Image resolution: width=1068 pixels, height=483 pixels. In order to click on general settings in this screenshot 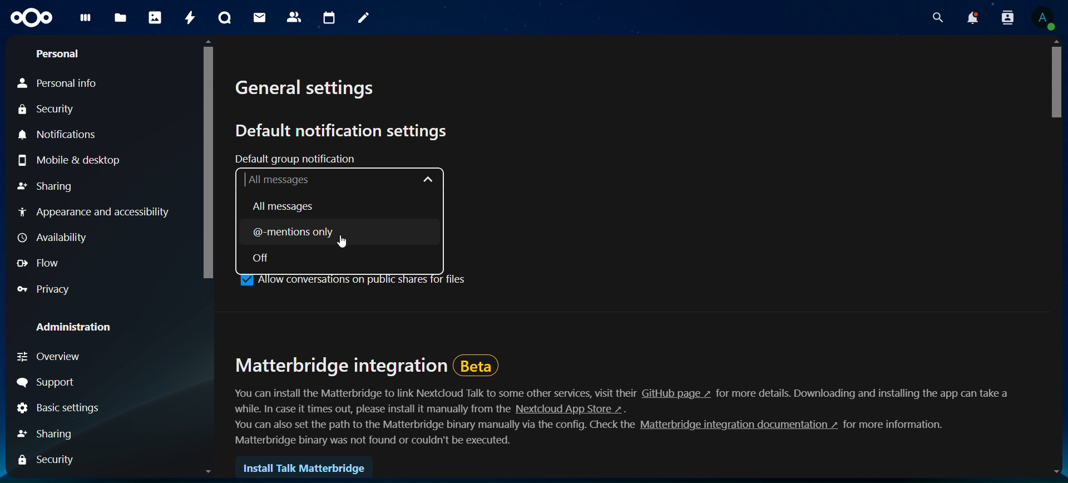, I will do `click(310, 90)`.